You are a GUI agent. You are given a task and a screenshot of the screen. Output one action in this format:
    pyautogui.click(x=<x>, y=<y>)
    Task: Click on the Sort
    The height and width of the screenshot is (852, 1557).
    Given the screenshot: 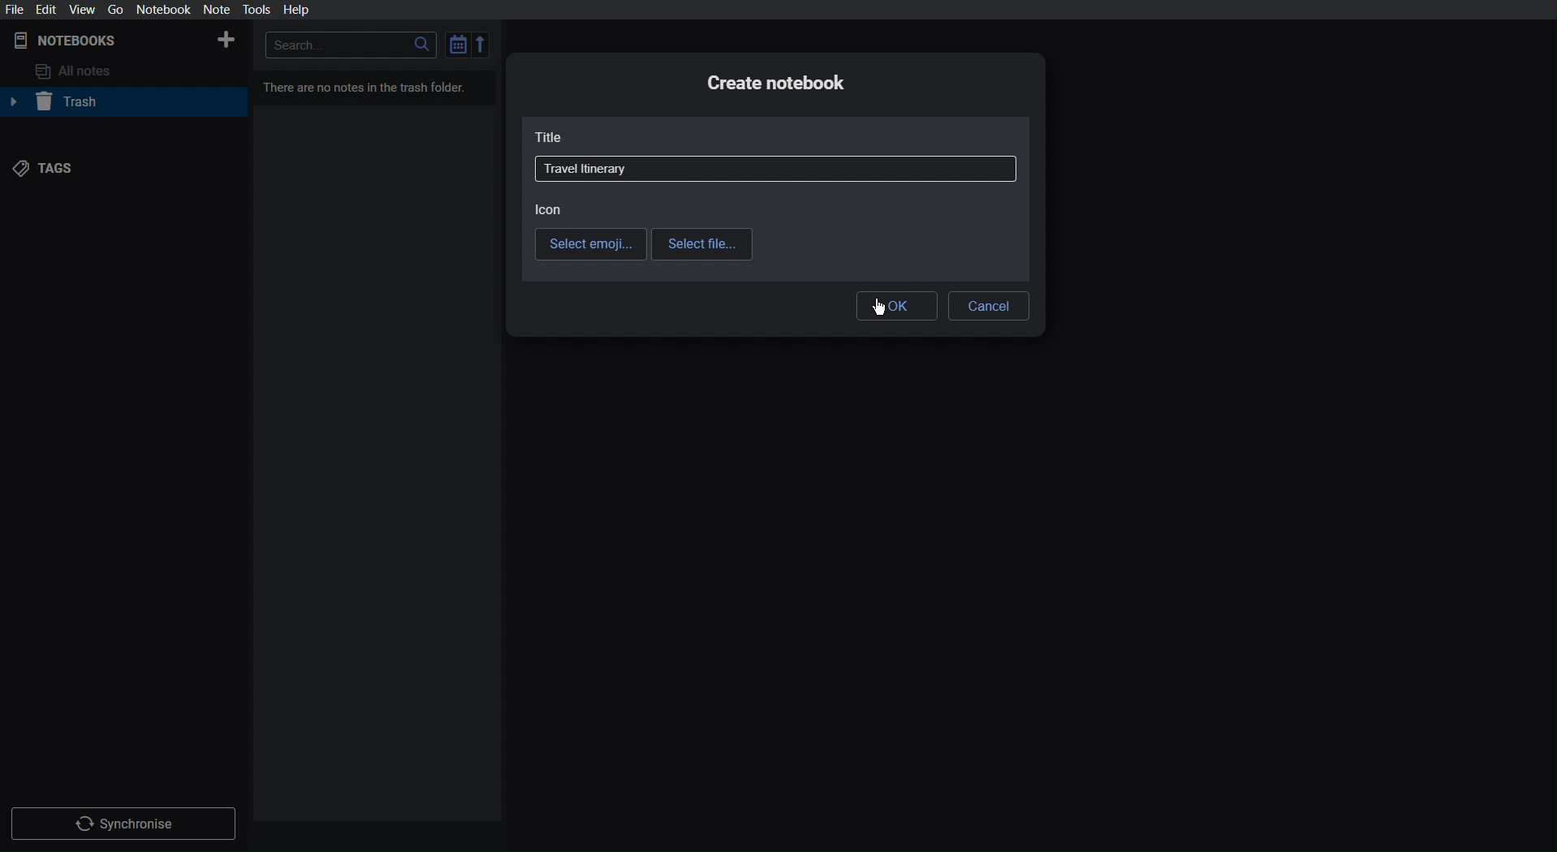 What is the action you would take?
    pyautogui.click(x=469, y=44)
    